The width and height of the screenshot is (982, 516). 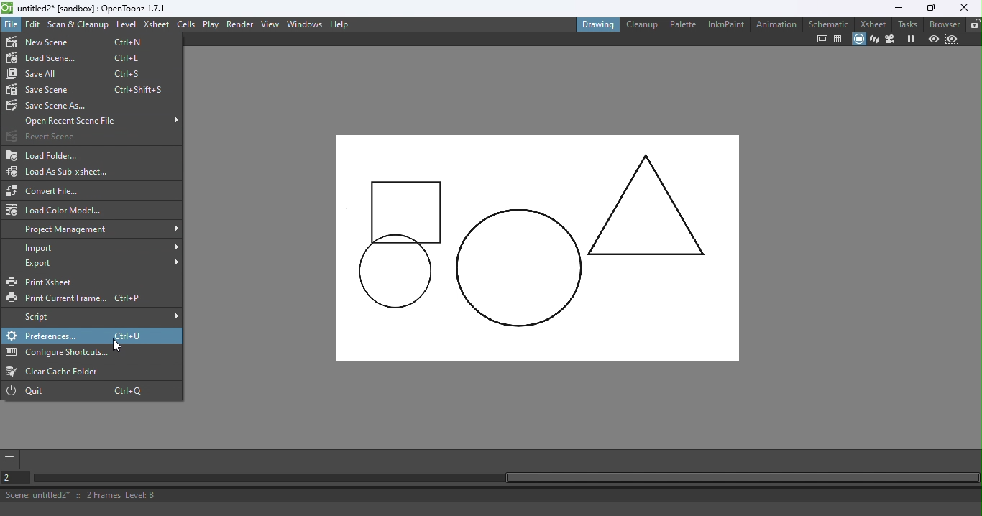 What do you see at coordinates (52, 372) in the screenshot?
I see `Clear cache folder` at bounding box center [52, 372].